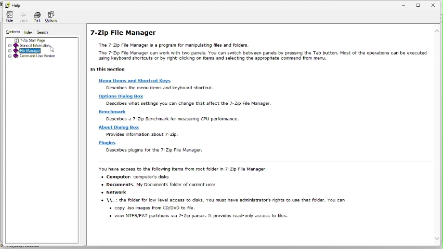 The width and height of the screenshot is (443, 249). What do you see at coordinates (161, 151) in the screenshot?
I see `describes plugins for the 7-Zip File Manager` at bounding box center [161, 151].